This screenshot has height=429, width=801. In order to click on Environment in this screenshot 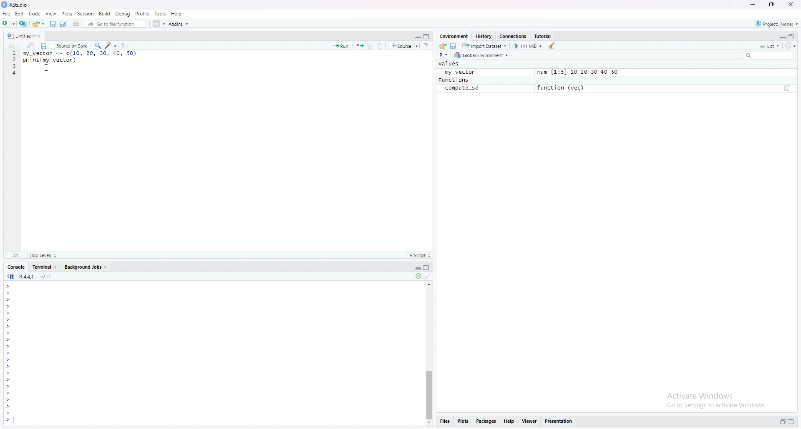, I will do `click(454, 35)`.